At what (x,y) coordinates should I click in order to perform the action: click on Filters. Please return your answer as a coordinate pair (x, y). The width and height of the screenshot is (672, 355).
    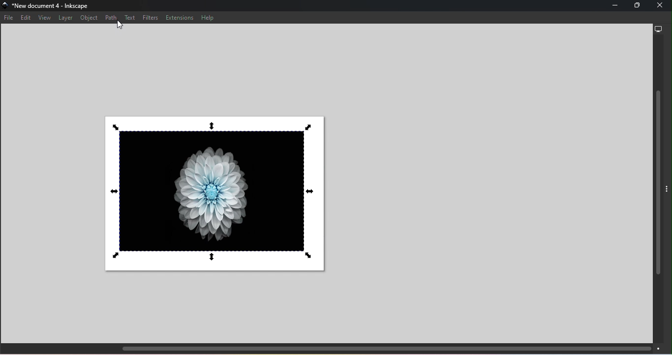
    Looking at the image, I should click on (150, 17).